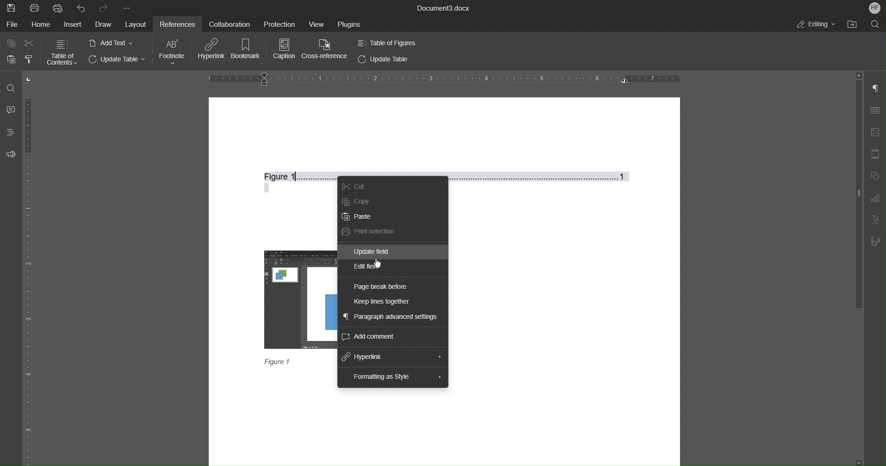 This screenshot has height=466, width=886. Describe the element at coordinates (105, 7) in the screenshot. I see `Redo` at that location.